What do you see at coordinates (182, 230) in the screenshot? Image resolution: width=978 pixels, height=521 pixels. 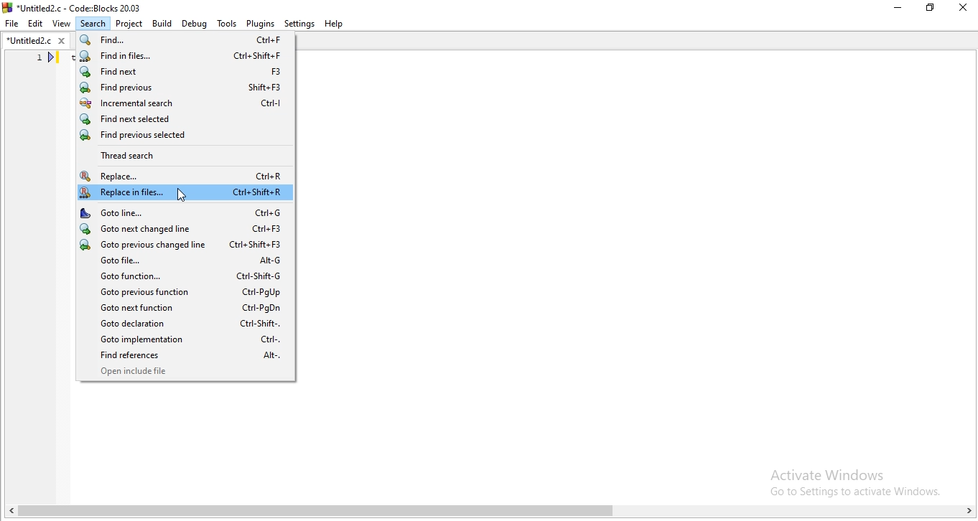 I see `Goto next changed line` at bounding box center [182, 230].